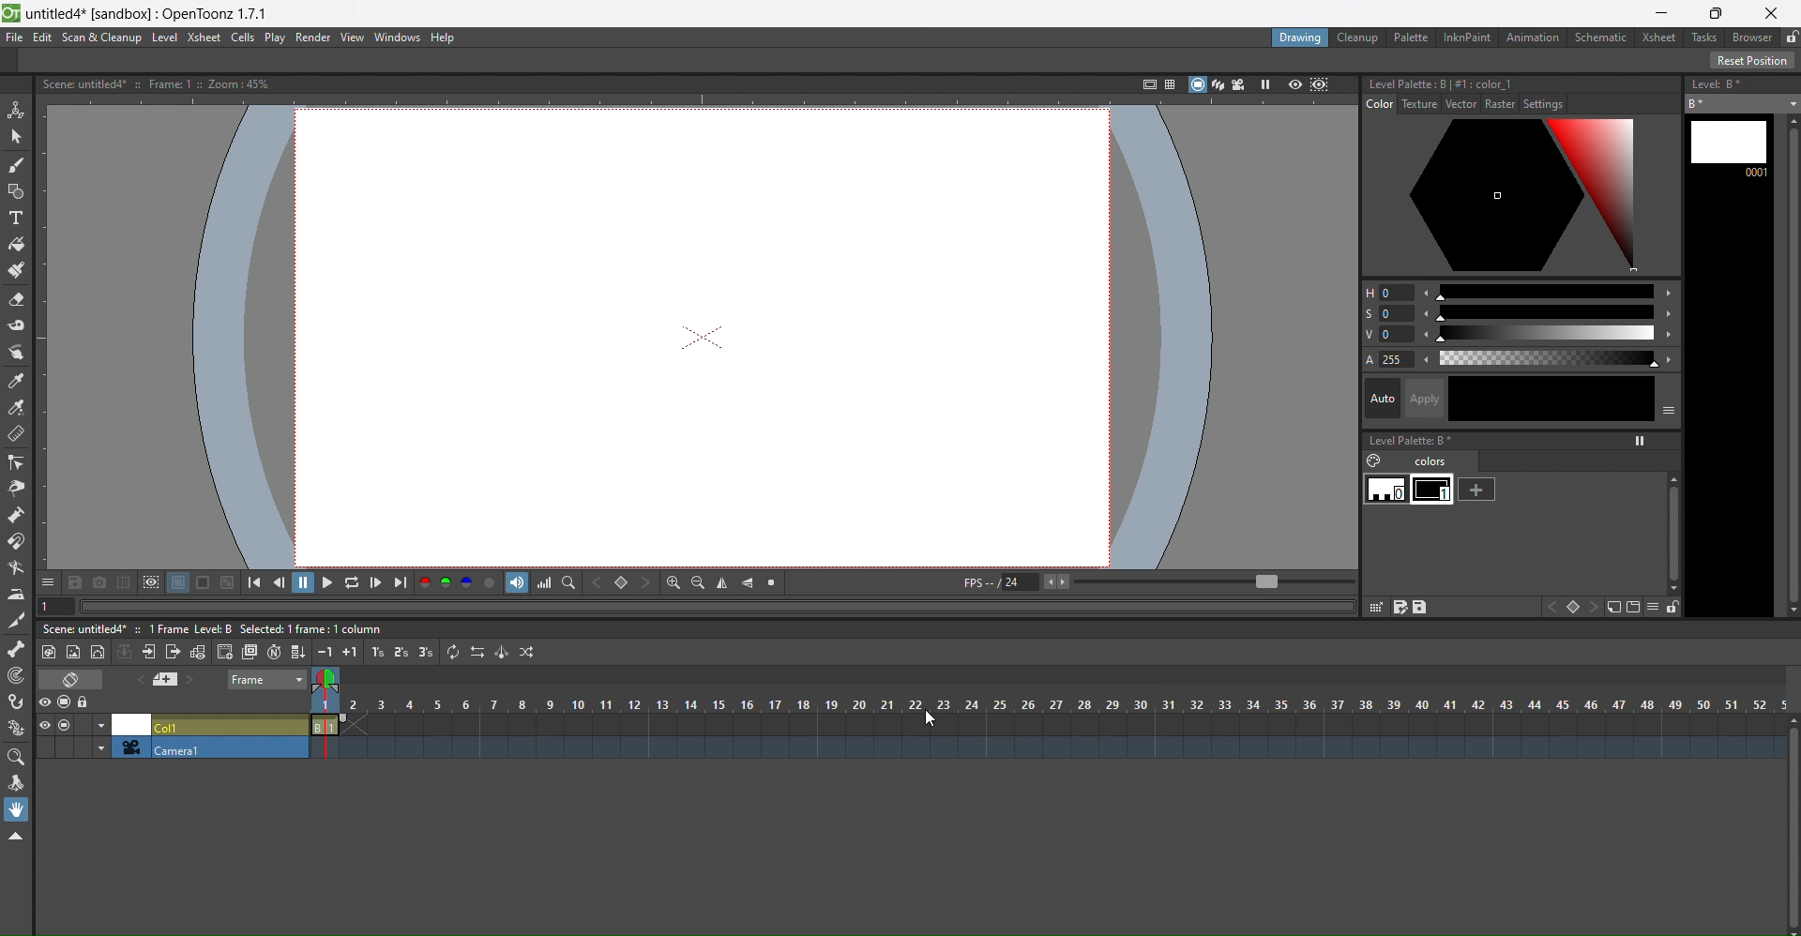 This screenshot has width=1801, height=936. I want to click on level palette, so click(1427, 442).